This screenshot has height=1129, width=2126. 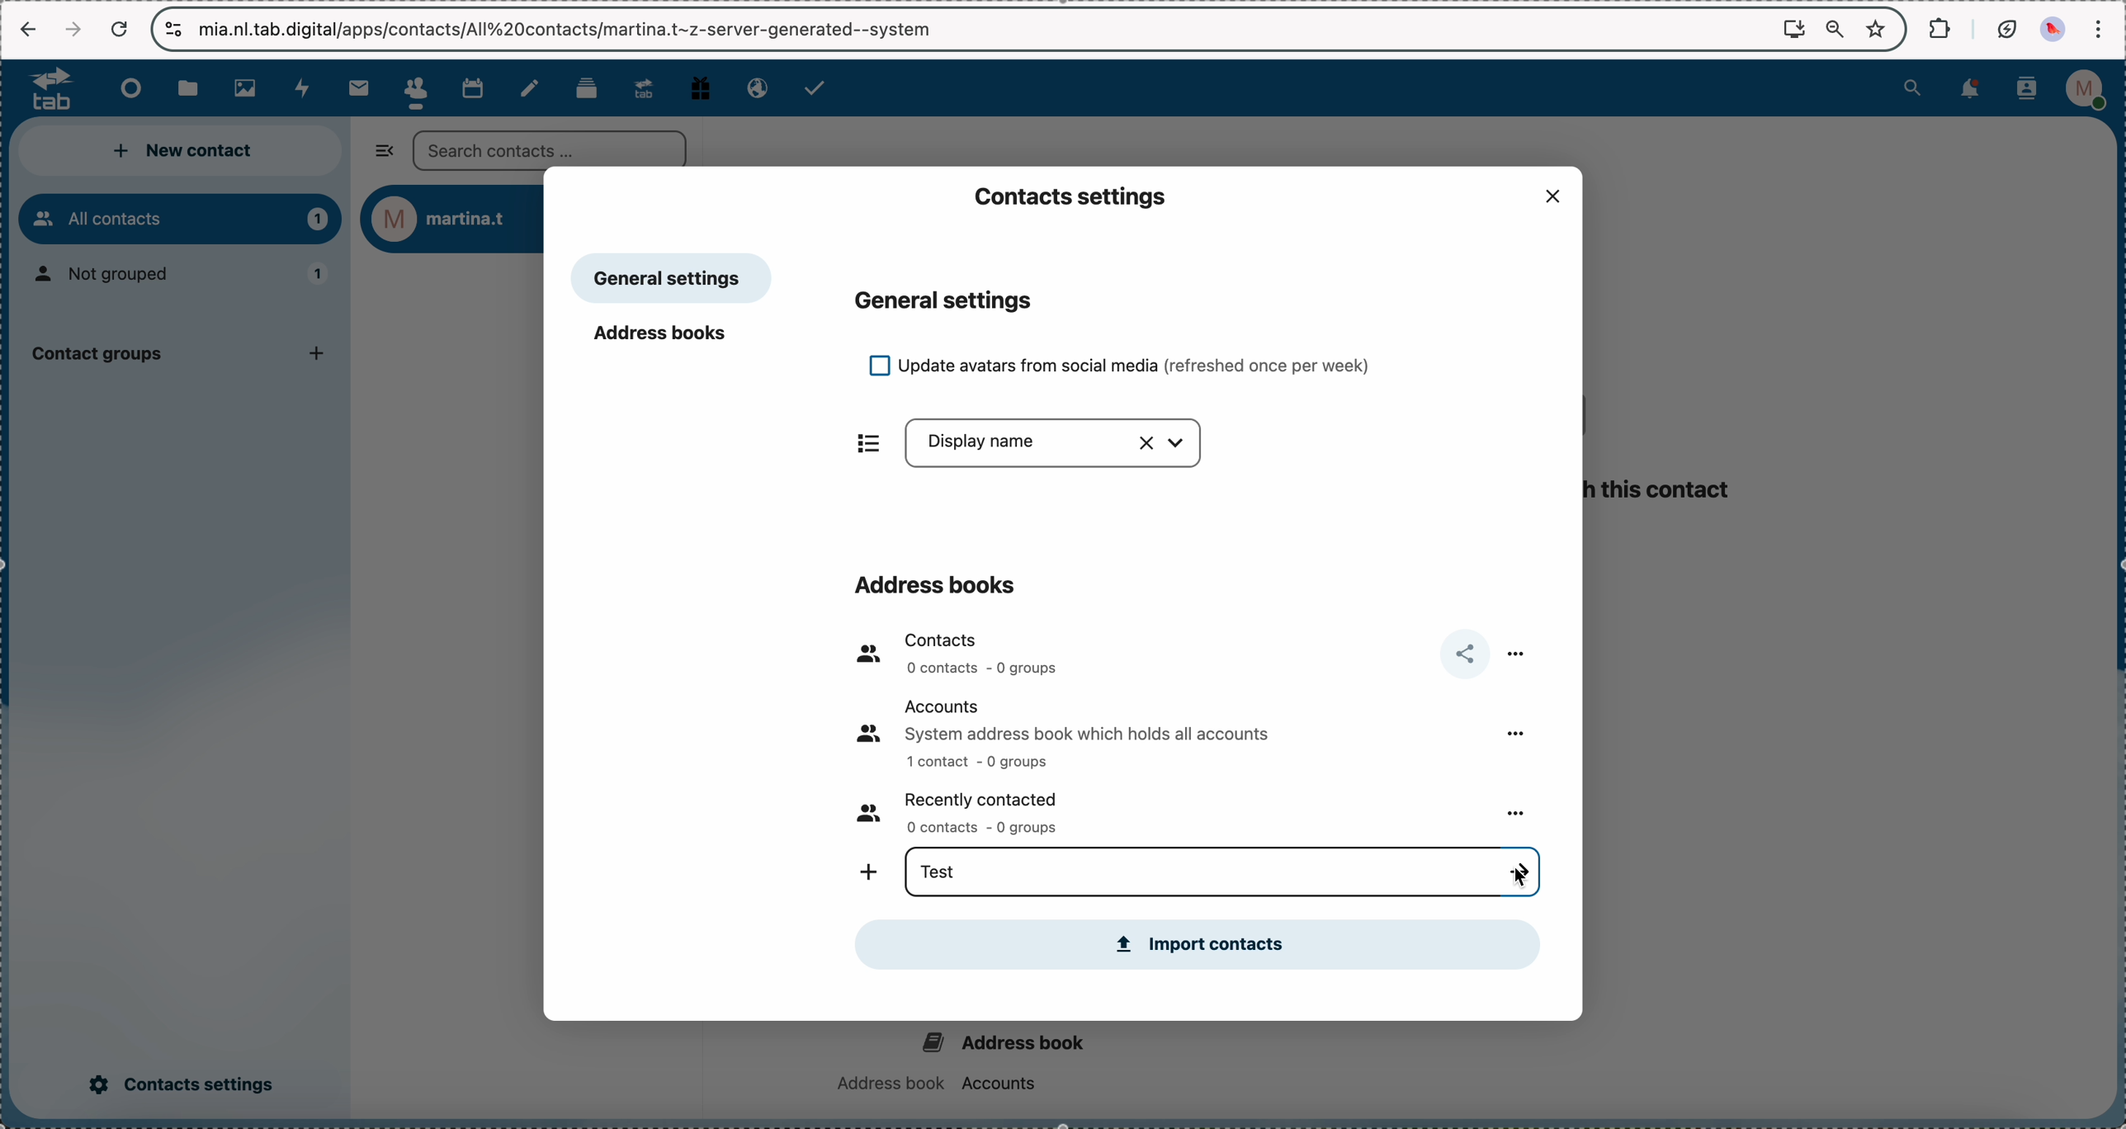 What do you see at coordinates (1521, 870) in the screenshot?
I see `cursor` at bounding box center [1521, 870].